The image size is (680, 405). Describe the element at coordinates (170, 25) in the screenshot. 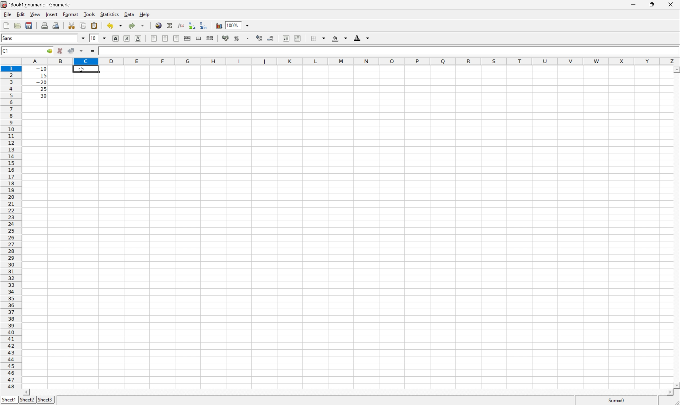

I see `Sum into the current cell` at that location.